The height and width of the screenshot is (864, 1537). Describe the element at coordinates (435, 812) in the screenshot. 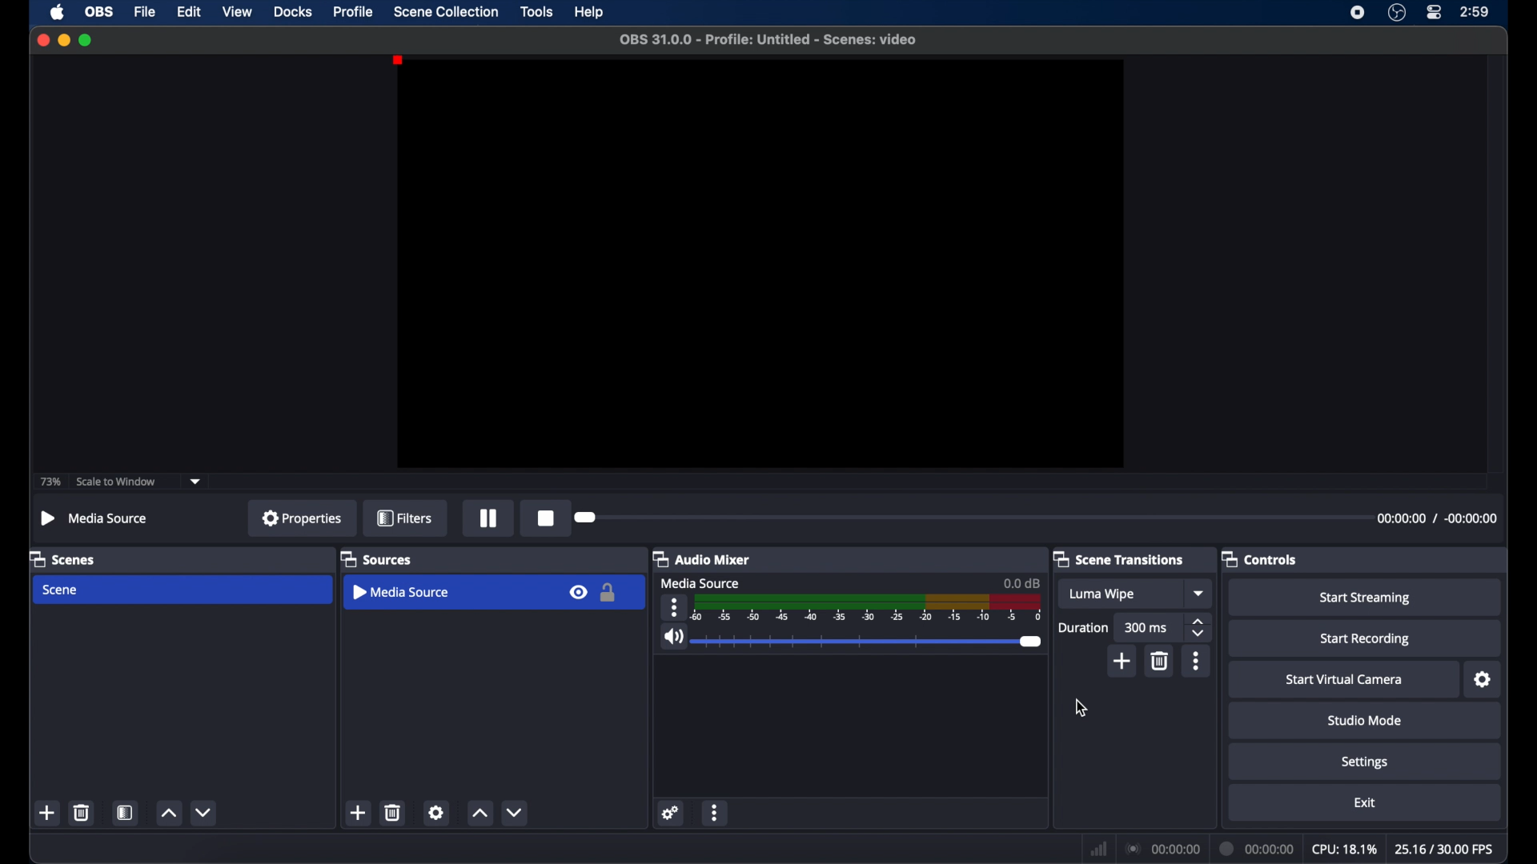

I see `settings` at that location.